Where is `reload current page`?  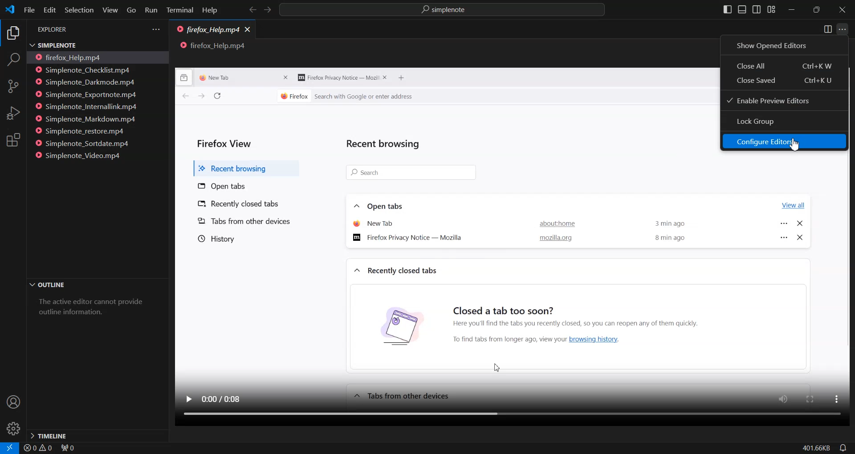
reload current page is located at coordinates (217, 96).